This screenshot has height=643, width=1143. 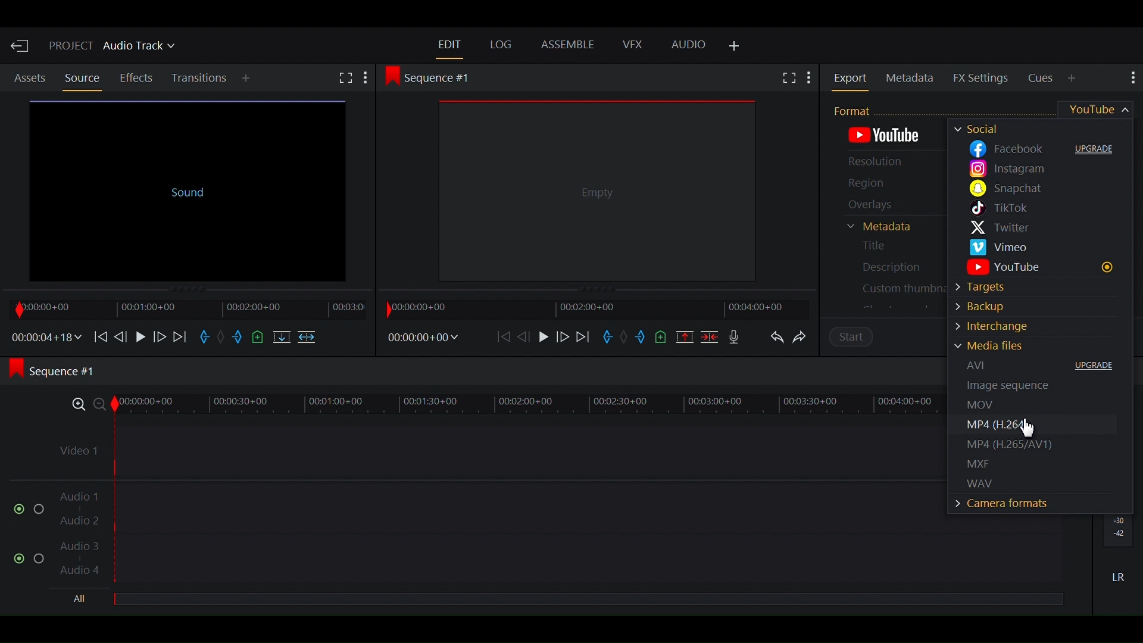 I want to click on Audio, so click(x=689, y=45).